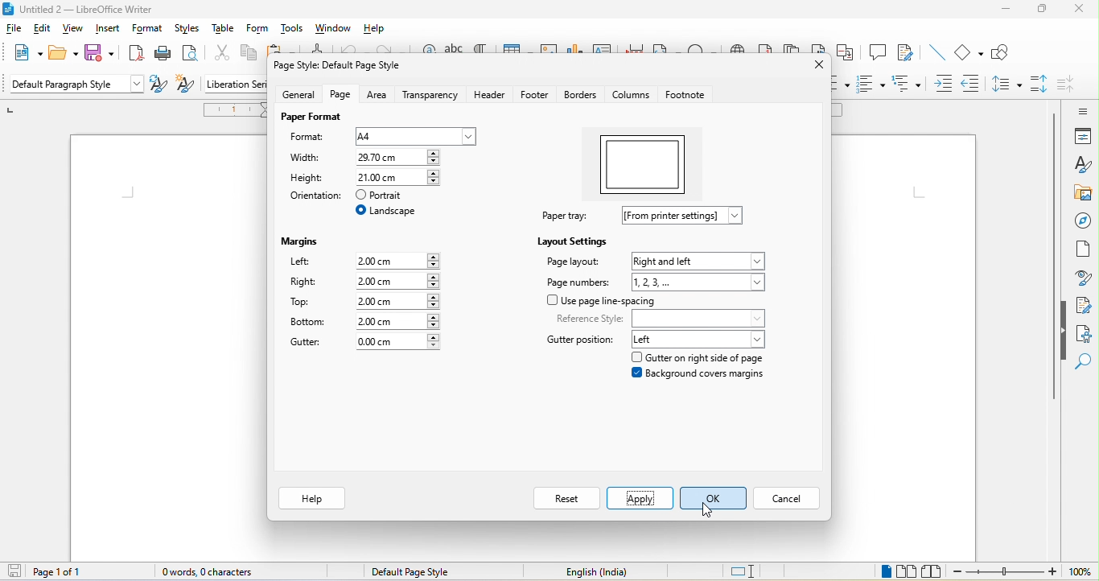  Describe the element at coordinates (1052, 216) in the screenshot. I see `vertical scroll bar` at that location.